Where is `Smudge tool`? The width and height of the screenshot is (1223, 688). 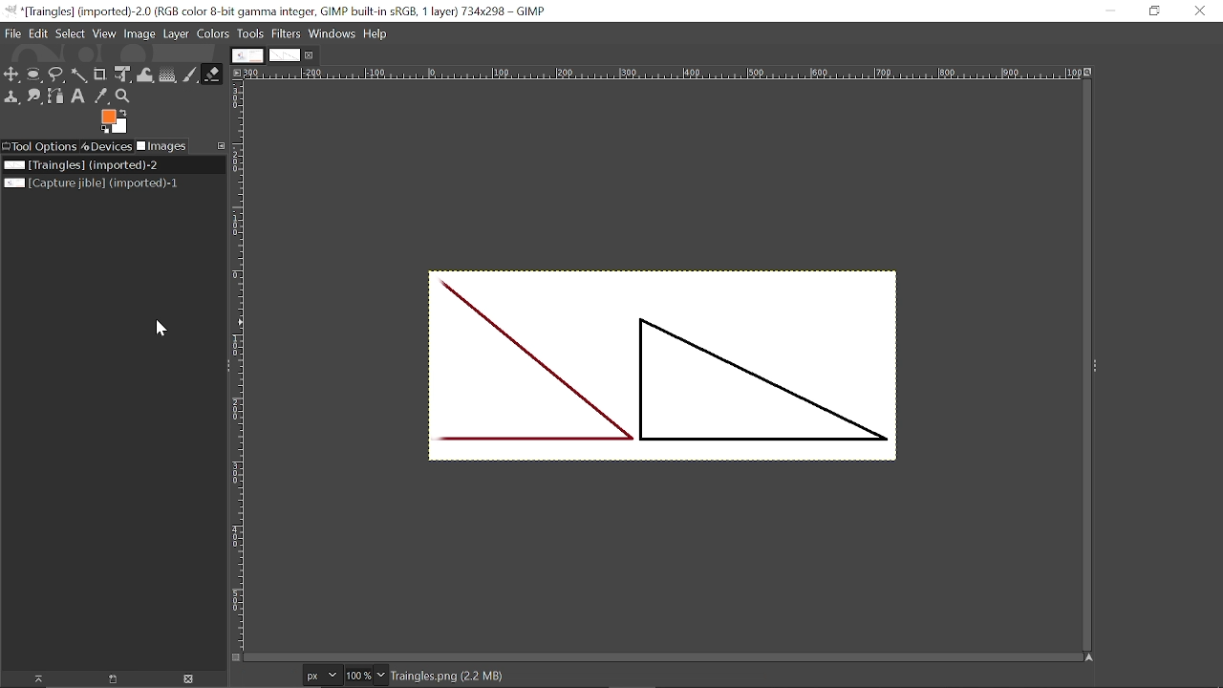 Smudge tool is located at coordinates (34, 97).